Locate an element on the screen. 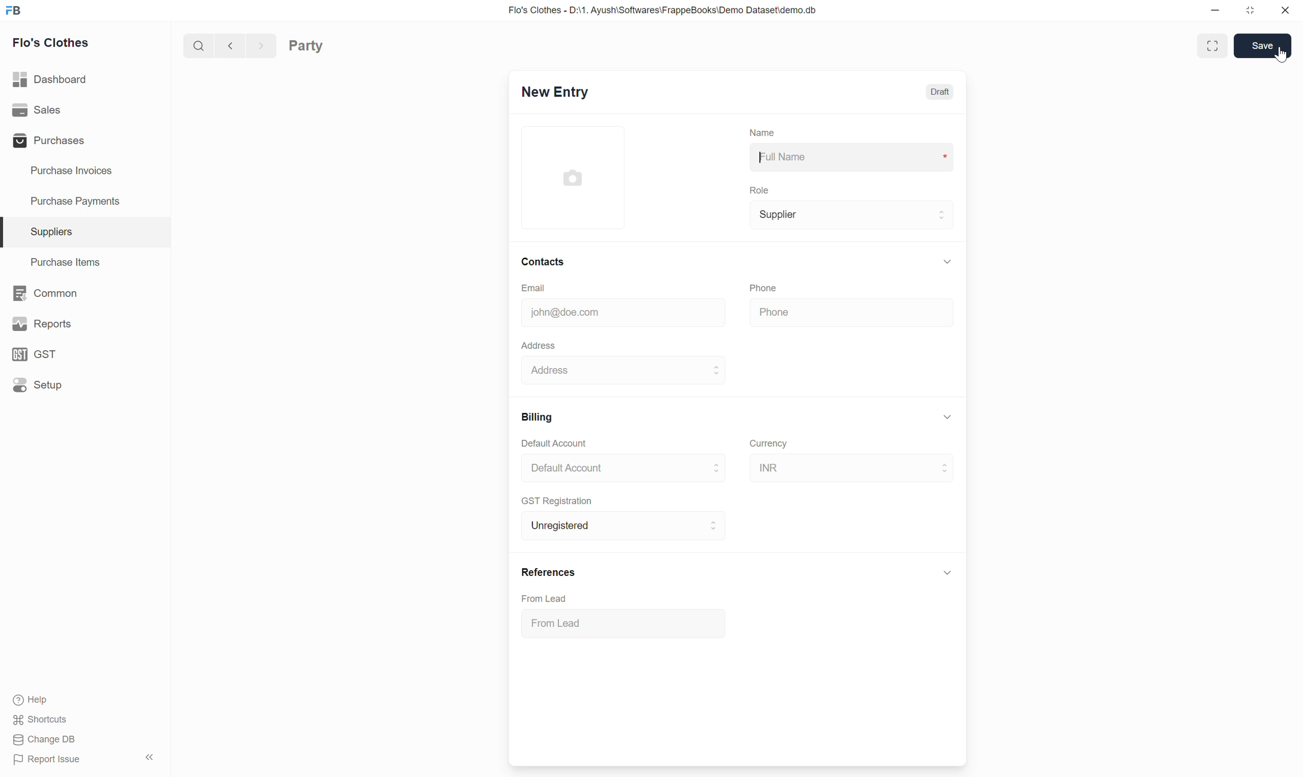 This screenshot has width=1303, height=777. Collapse sidebar is located at coordinates (150, 757).